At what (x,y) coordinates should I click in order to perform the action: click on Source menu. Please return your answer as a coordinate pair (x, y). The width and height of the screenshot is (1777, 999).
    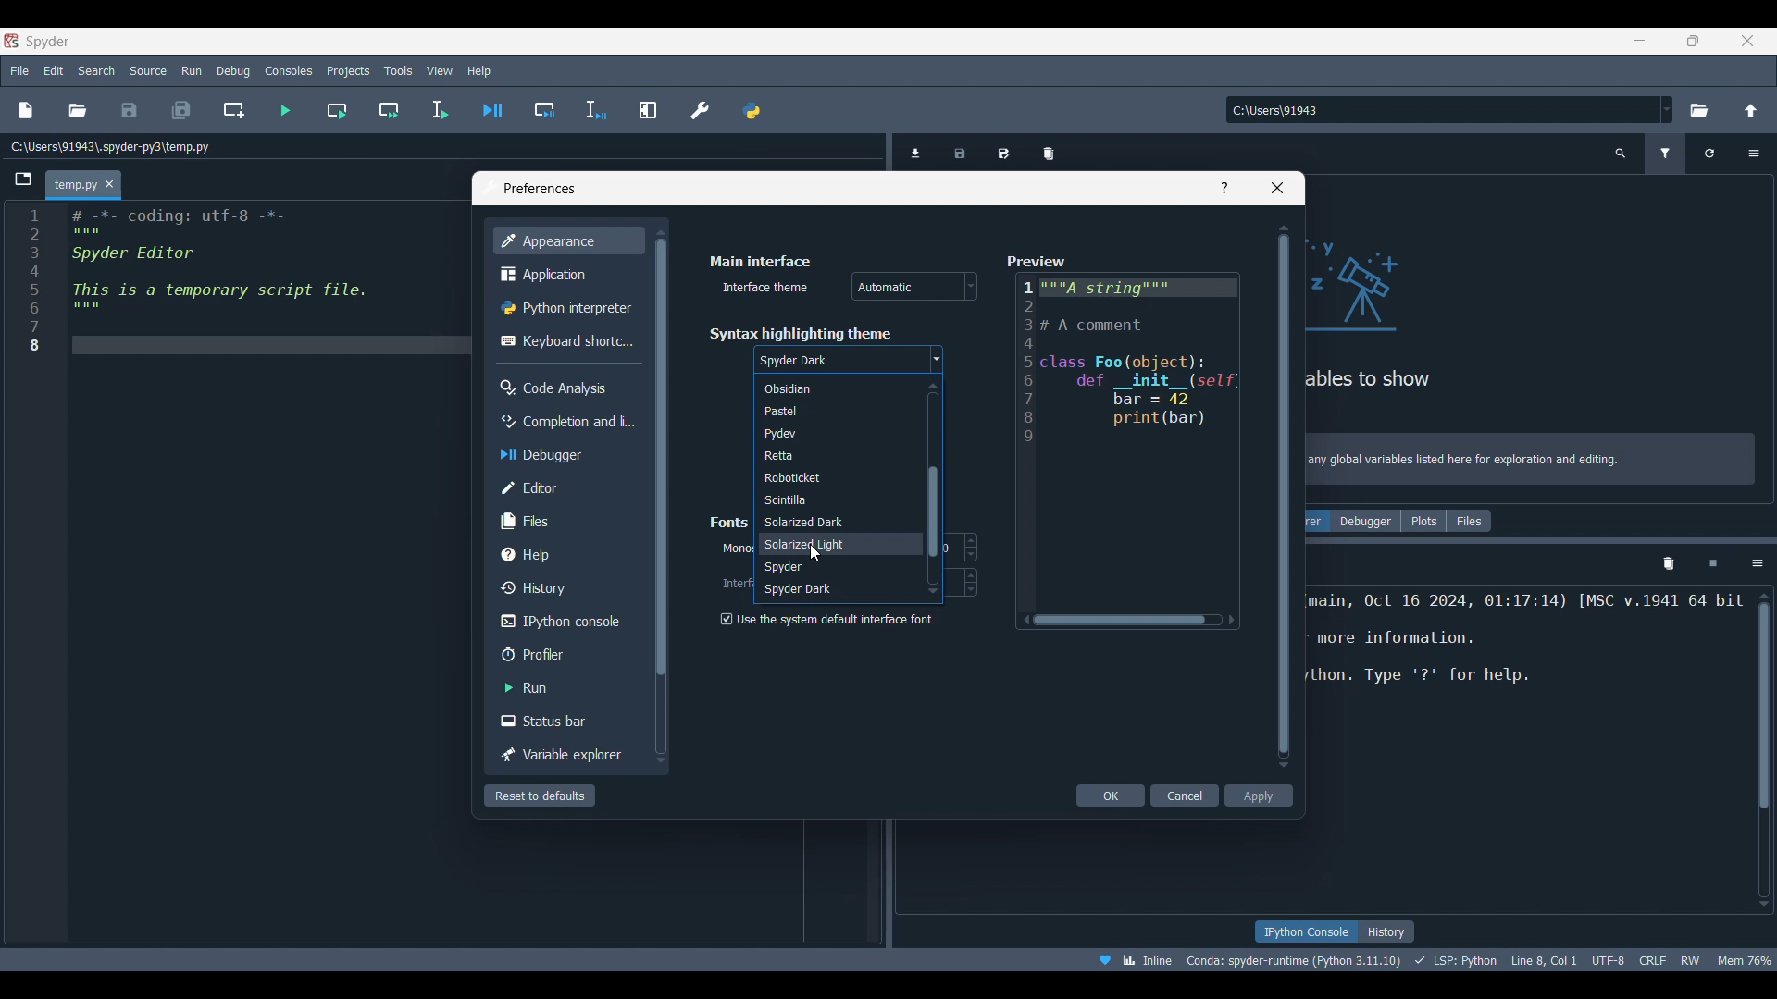
    Looking at the image, I should click on (149, 70).